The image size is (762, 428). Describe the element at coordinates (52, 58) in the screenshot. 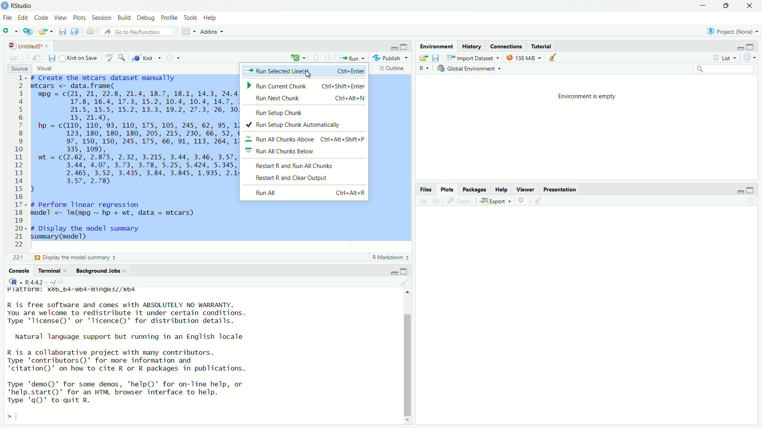

I see `save` at that location.